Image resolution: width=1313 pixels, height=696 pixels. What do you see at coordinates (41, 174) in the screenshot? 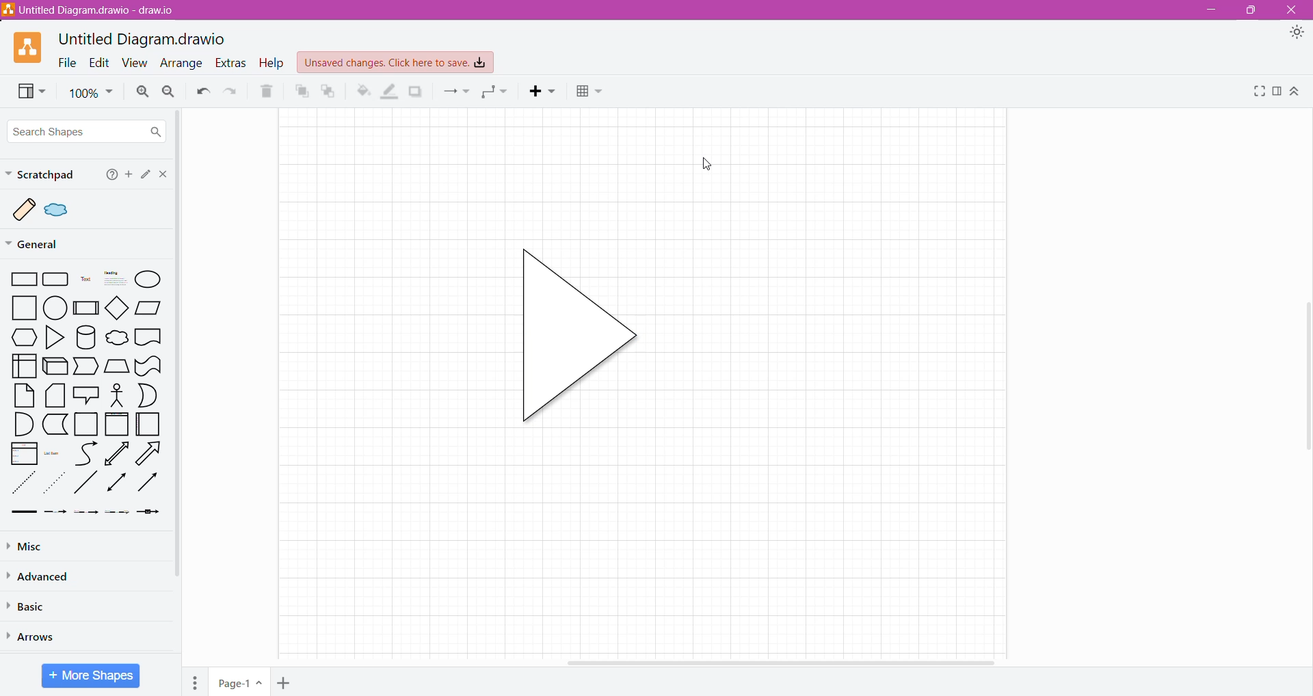
I see `Scratchpad` at bounding box center [41, 174].